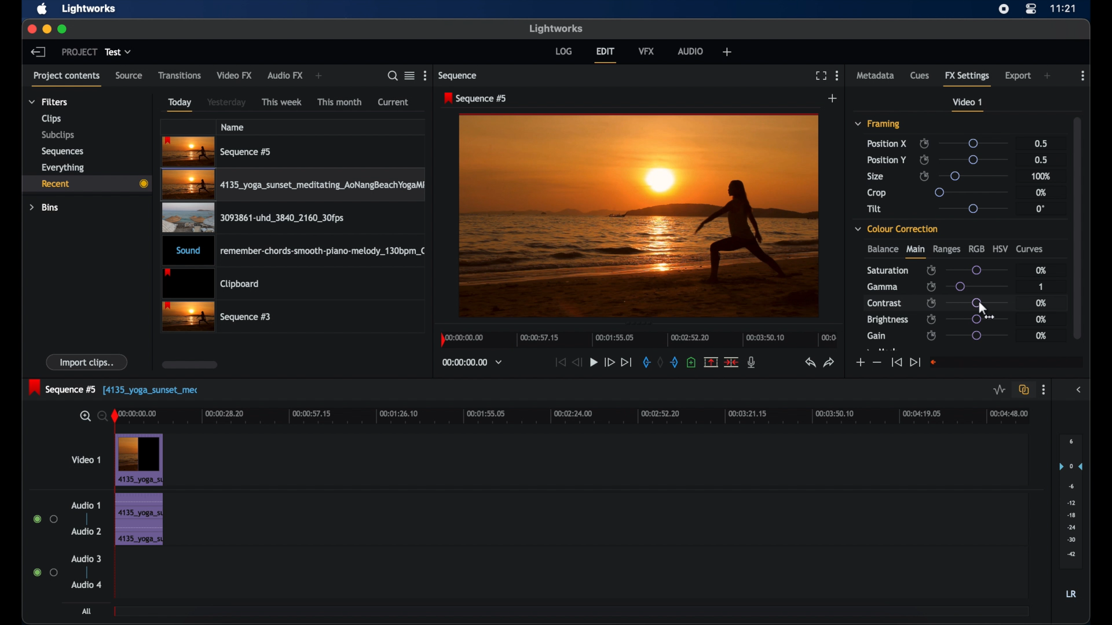  I want to click on remove the marked section, so click(710, 362).